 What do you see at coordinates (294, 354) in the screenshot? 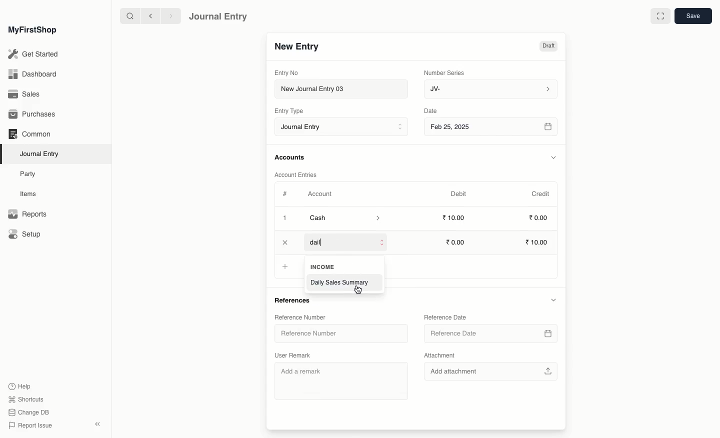
I see `User Remark` at bounding box center [294, 354].